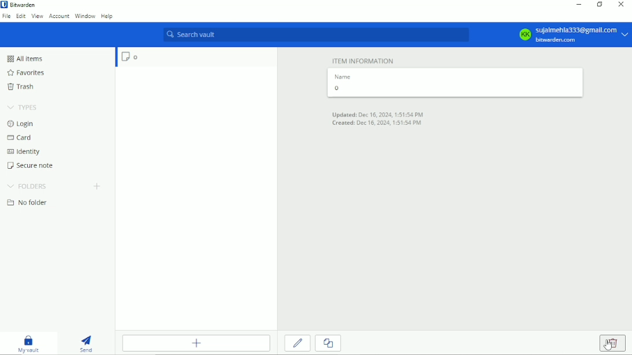  Describe the element at coordinates (98, 186) in the screenshot. I see `Create folder` at that location.